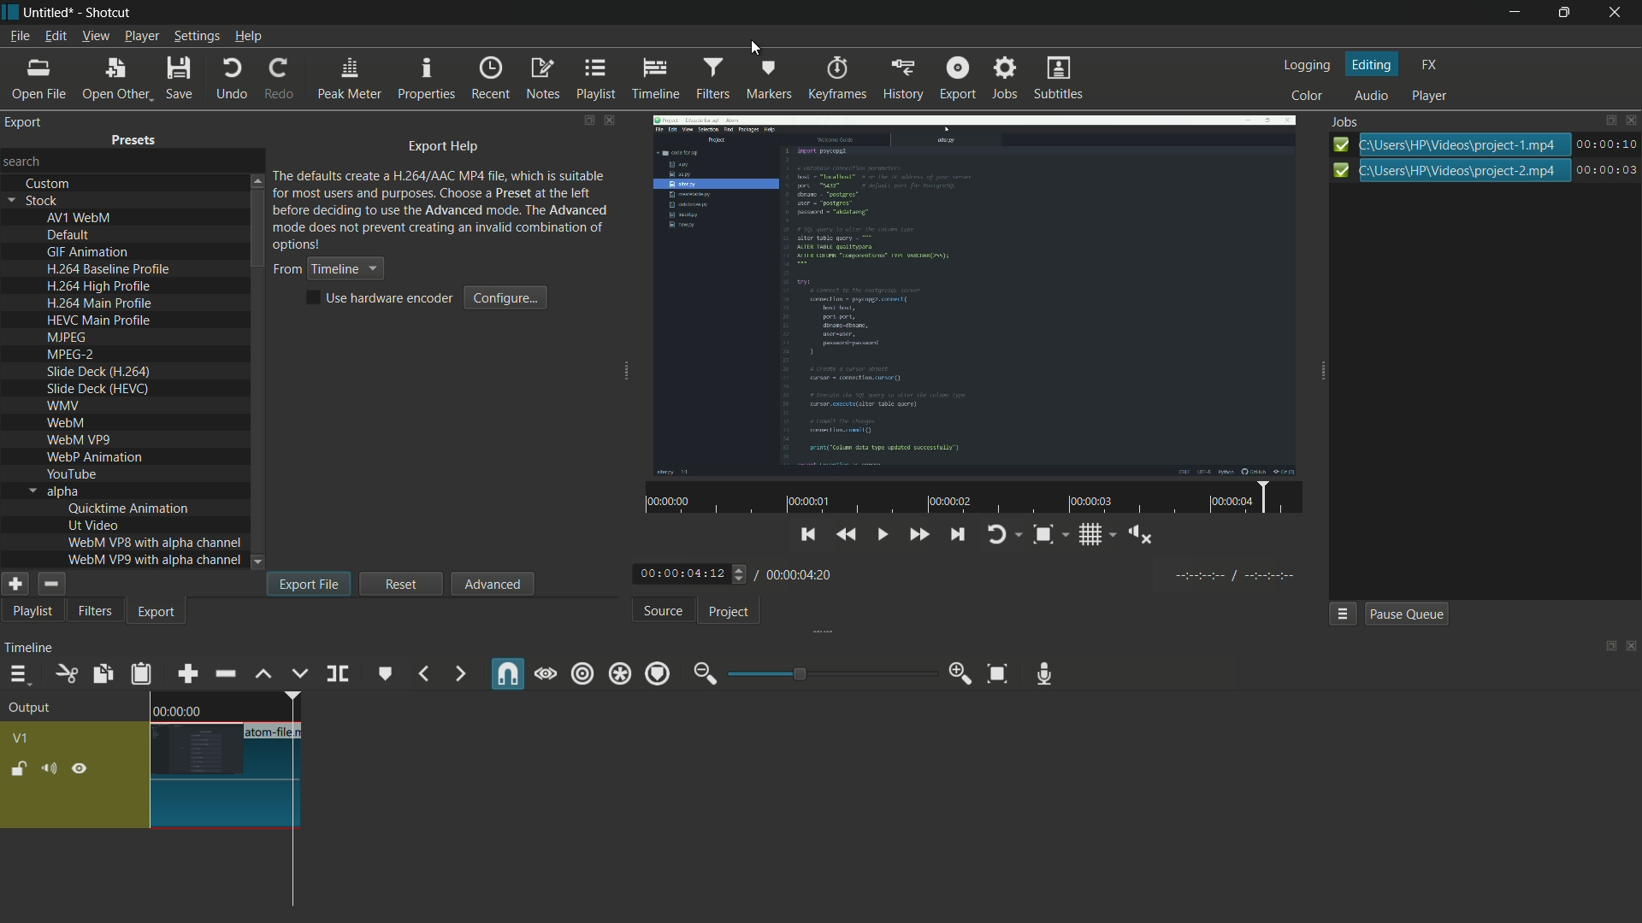 The height and width of the screenshot is (923, 1642). What do you see at coordinates (545, 79) in the screenshot?
I see `notes` at bounding box center [545, 79].